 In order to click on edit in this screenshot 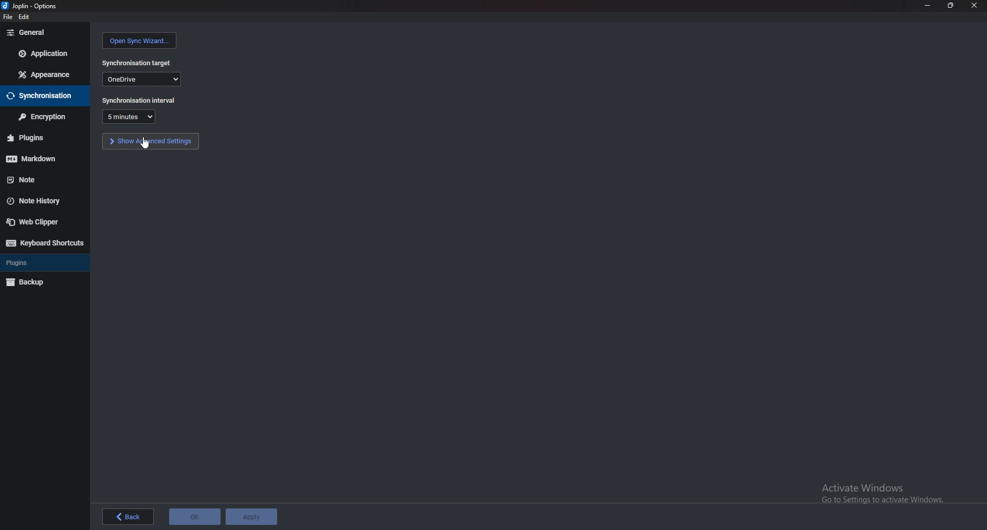, I will do `click(25, 16)`.